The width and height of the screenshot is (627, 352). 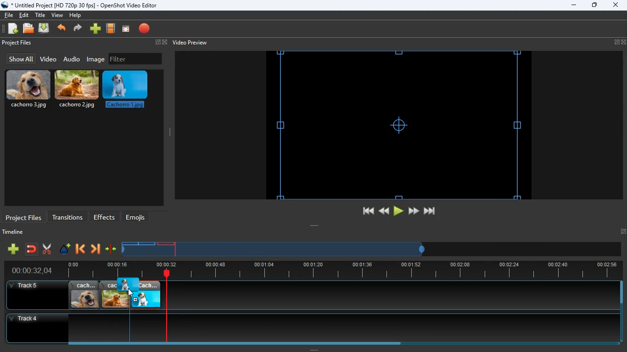 I want to click on audio, so click(x=72, y=59).